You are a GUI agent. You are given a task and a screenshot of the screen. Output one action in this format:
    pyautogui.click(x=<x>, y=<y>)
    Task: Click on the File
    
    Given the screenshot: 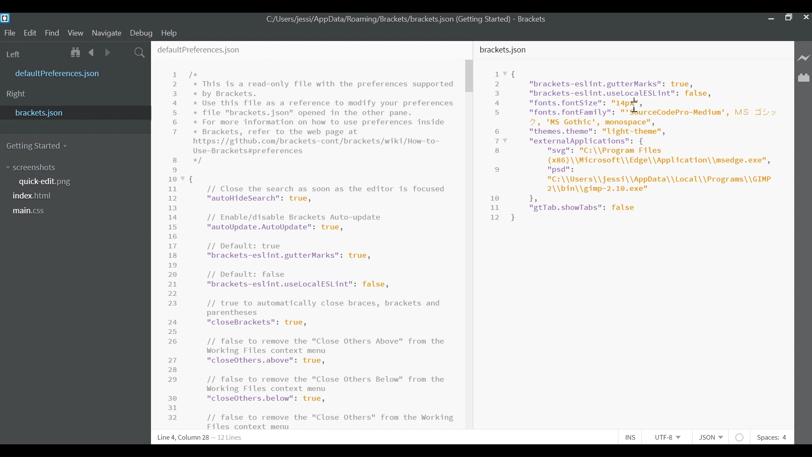 What is the action you would take?
    pyautogui.click(x=9, y=33)
    